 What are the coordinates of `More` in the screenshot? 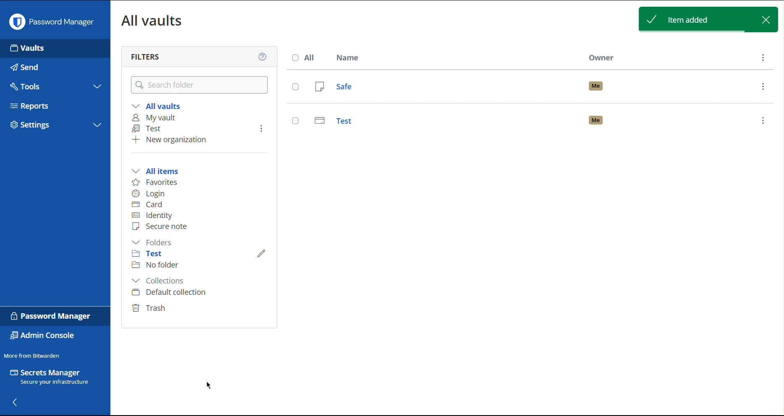 It's located at (762, 57).